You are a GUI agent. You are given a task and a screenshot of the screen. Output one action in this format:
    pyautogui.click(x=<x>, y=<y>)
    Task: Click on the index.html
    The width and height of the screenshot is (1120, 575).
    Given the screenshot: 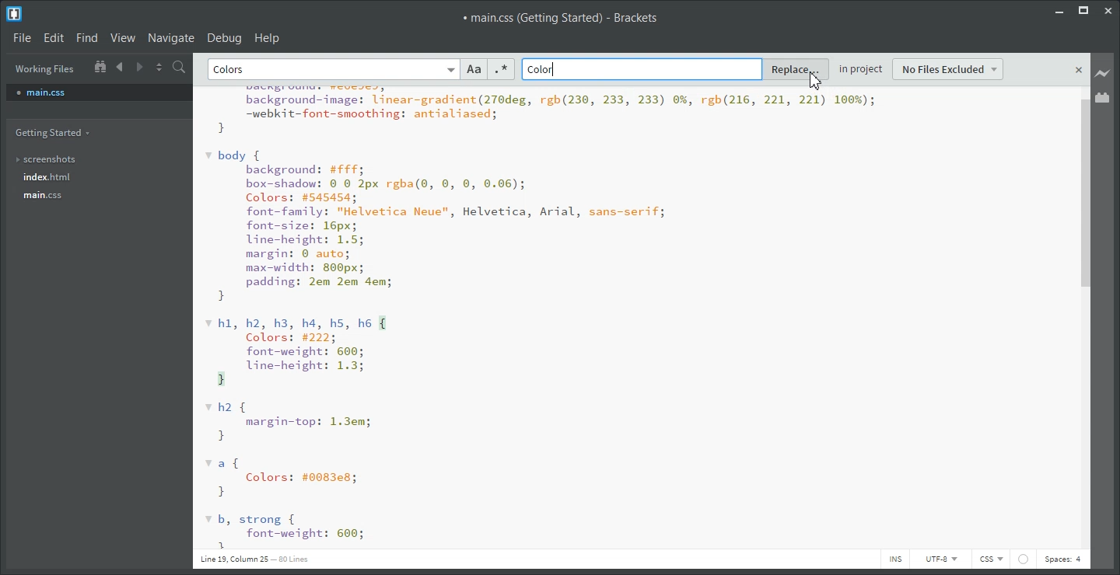 What is the action you would take?
    pyautogui.click(x=55, y=177)
    